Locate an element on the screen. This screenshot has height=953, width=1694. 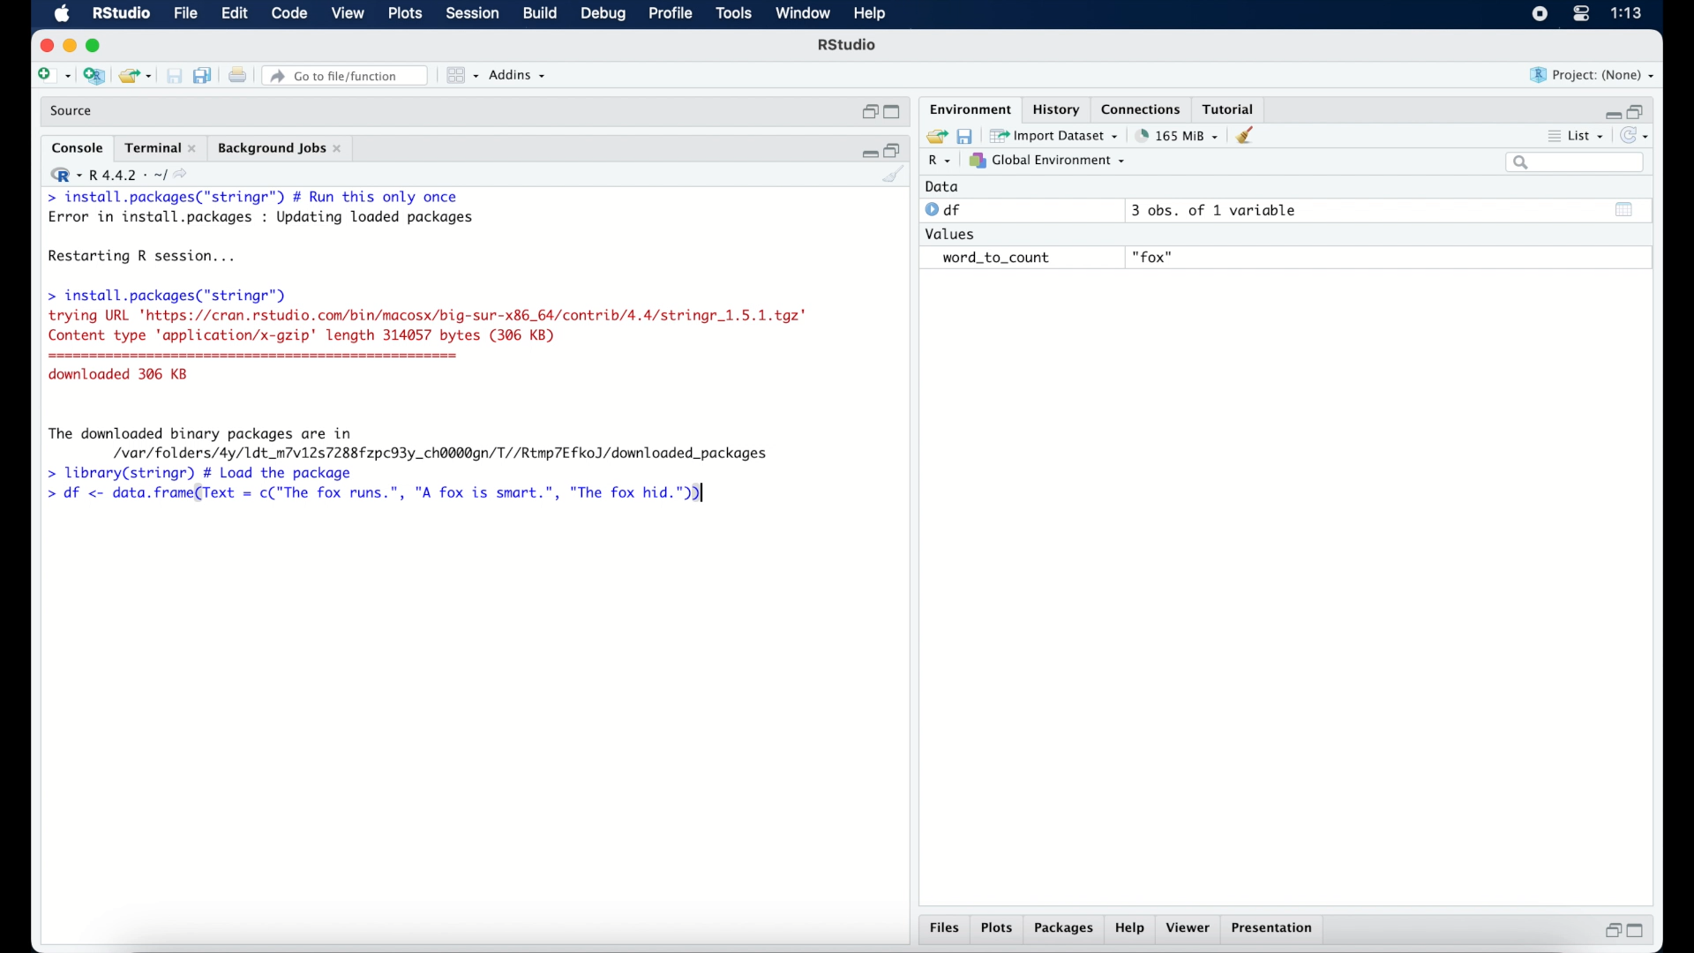
load workspace is located at coordinates (933, 137).